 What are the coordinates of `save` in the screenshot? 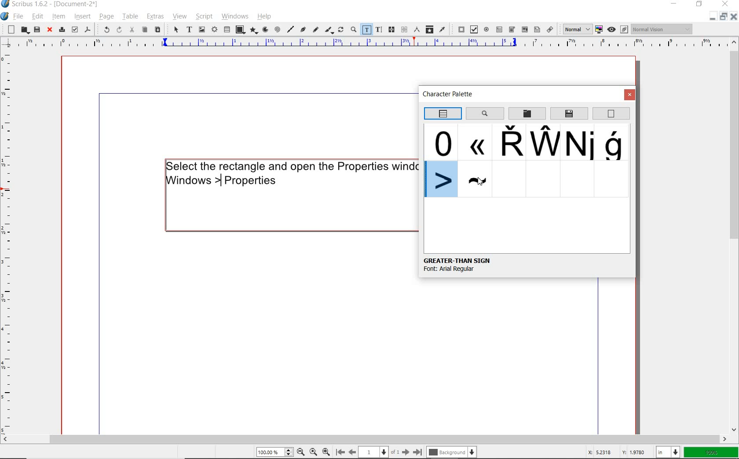 It's located at (37, 29).